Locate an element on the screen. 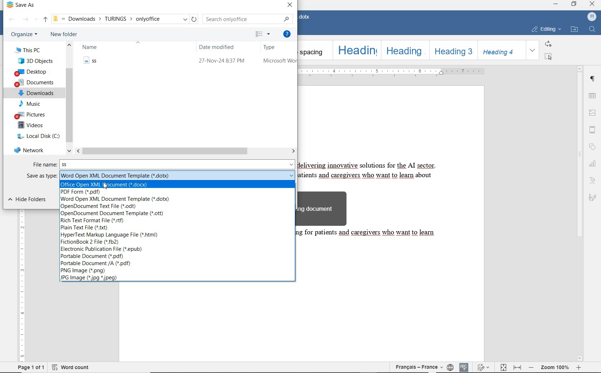 The height and width of the screenshot is (373, 601). SAVE AS is located at coordinates (27, 5).